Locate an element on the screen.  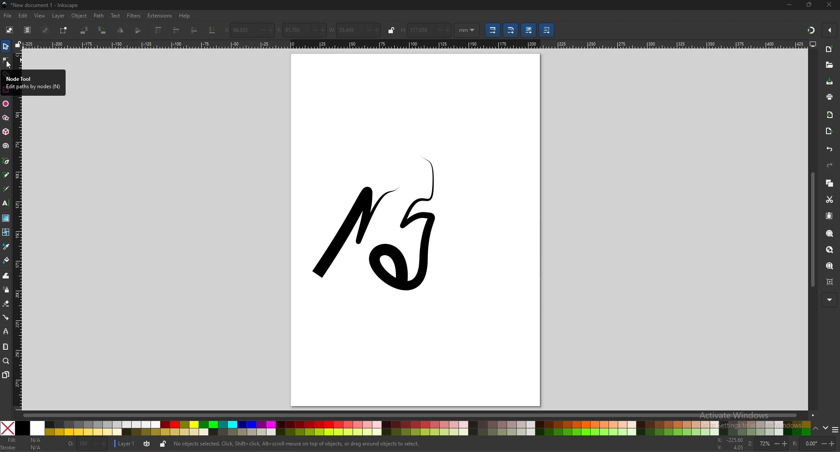
calligraphy is located at coordinates (6, 189).